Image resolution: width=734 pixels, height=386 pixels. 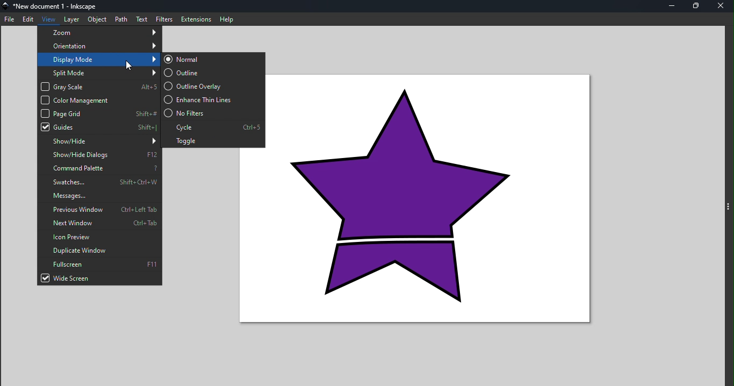 What do you see at coordinates (99, 197) in the screenshot?
I see `Messages` at bounding box center [99, 197].